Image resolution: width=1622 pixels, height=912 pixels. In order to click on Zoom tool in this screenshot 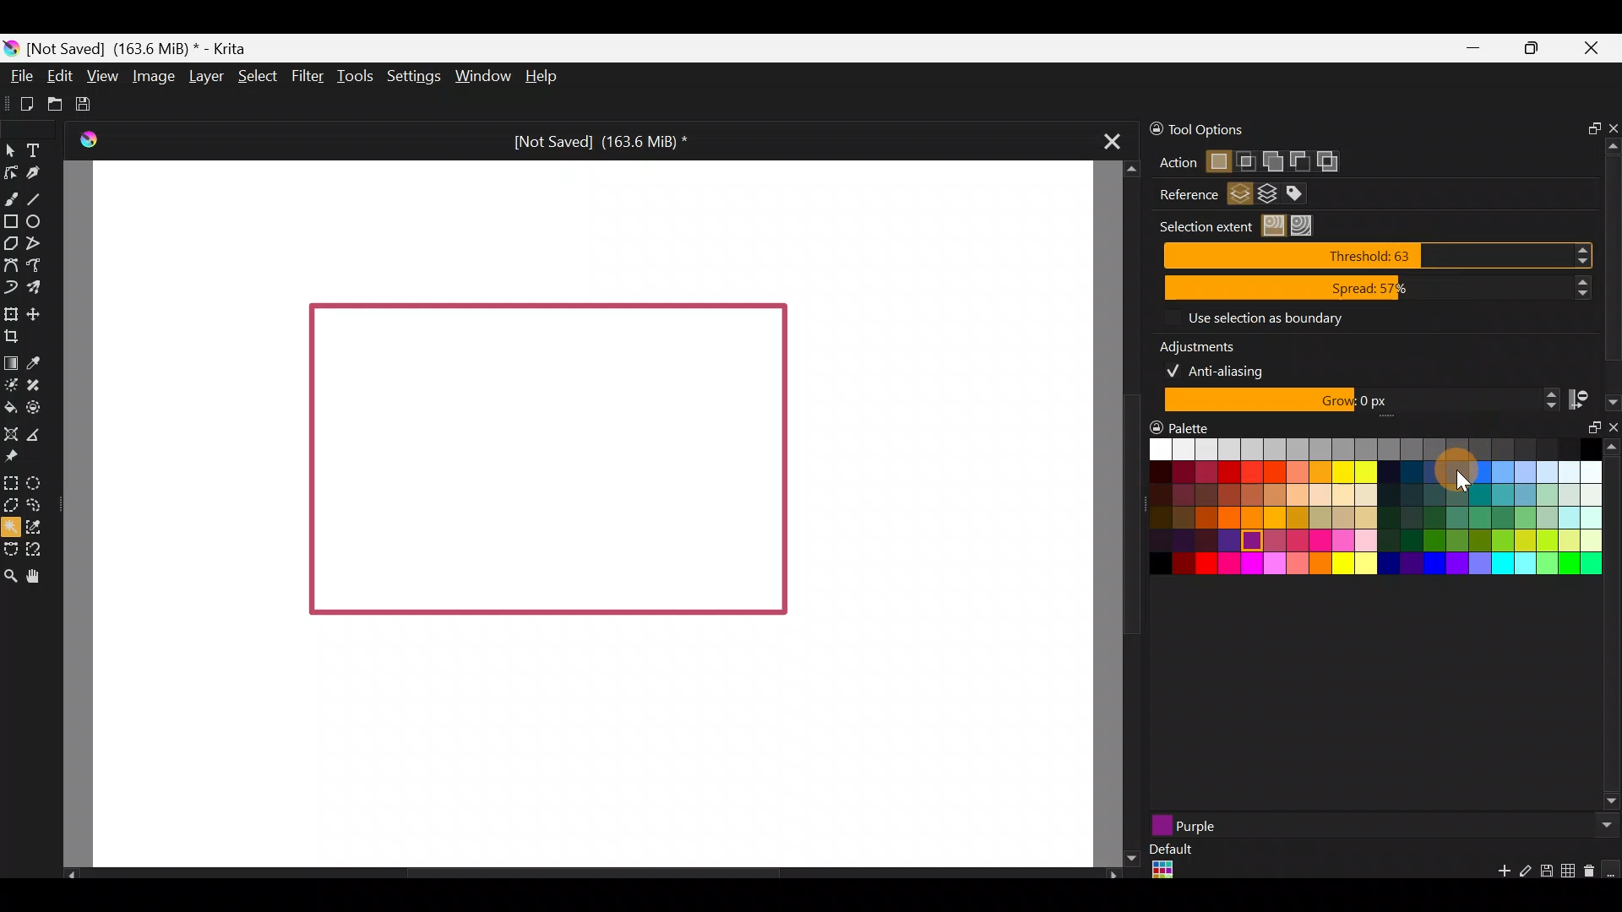, I will do `click(10, 574)`.